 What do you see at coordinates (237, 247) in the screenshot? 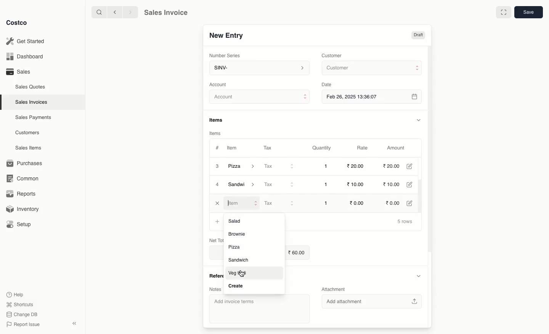
I see `Pizza` at bounding box center [237, 247].